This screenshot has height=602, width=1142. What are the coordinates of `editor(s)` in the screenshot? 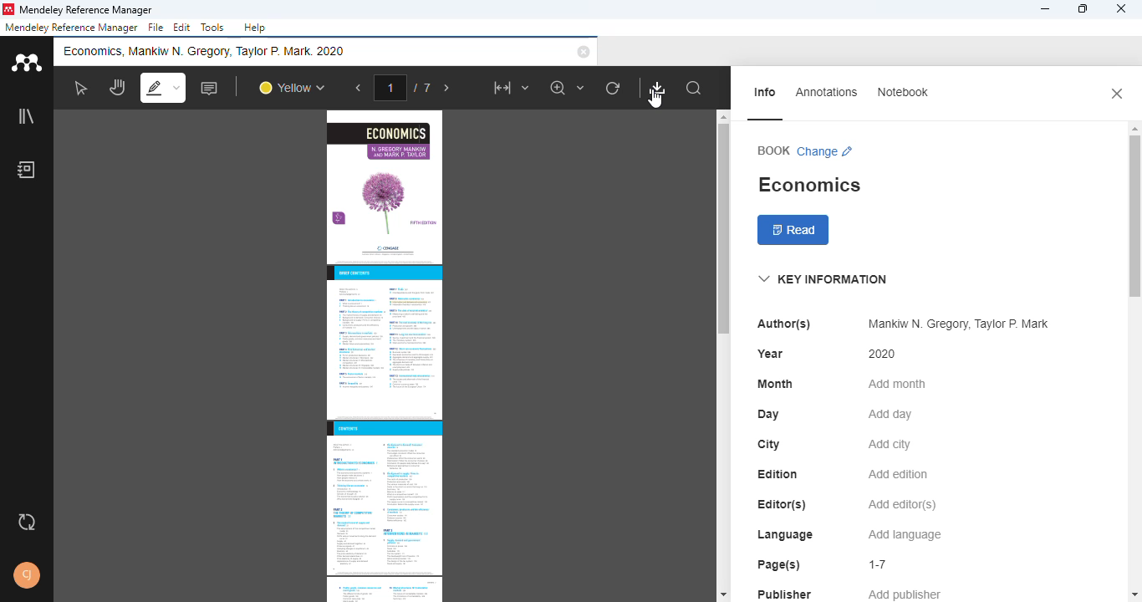 It's located at (783, 504).